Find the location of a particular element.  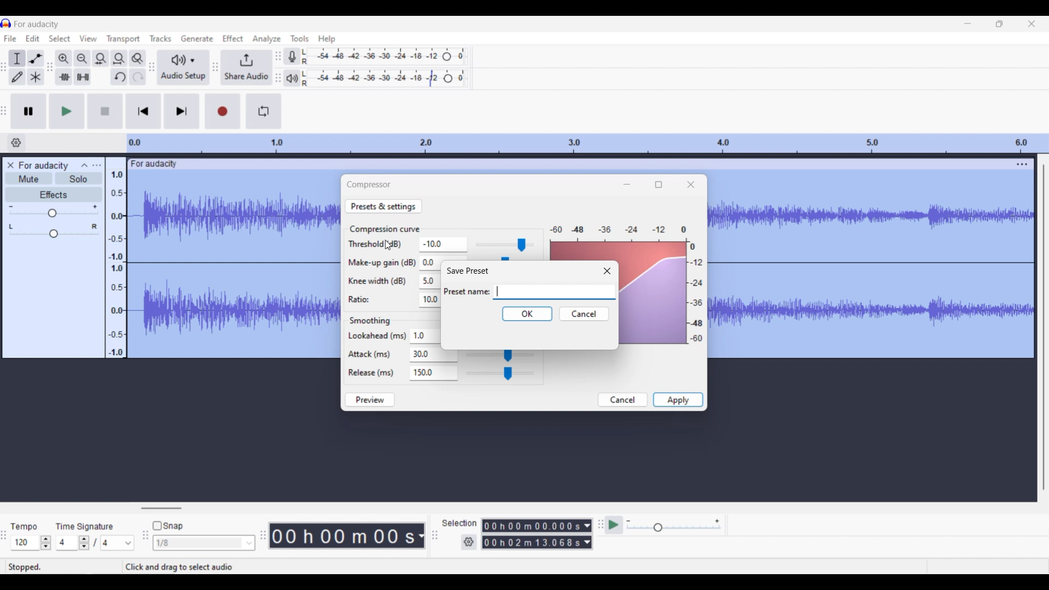

Snap toggle is located at coordinates (168, 526).